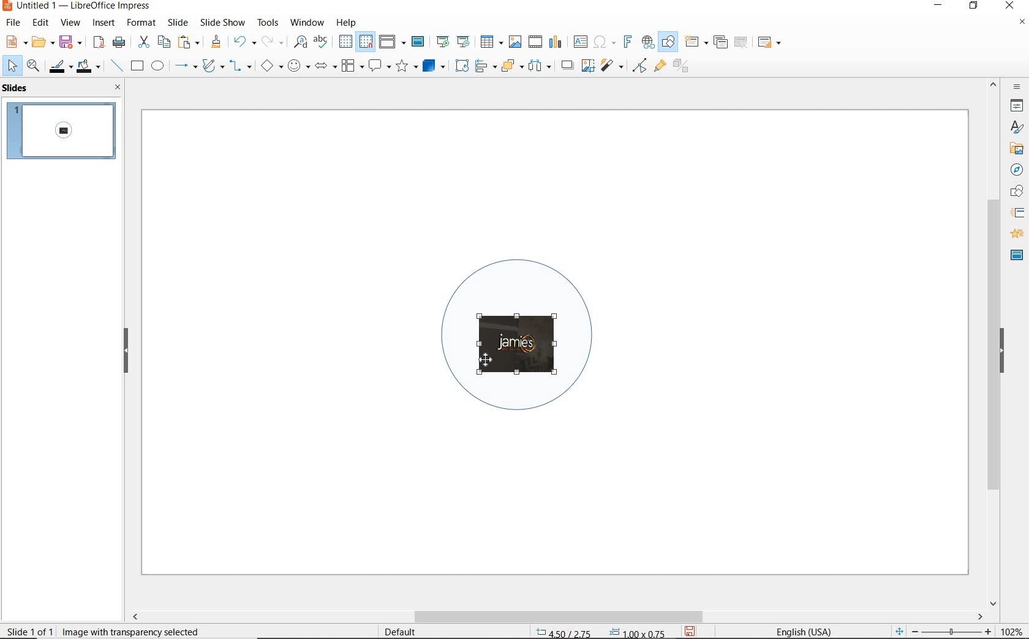  Describe the element at coordinates (272, 42) in the screenshot. I see `redo` at that location.